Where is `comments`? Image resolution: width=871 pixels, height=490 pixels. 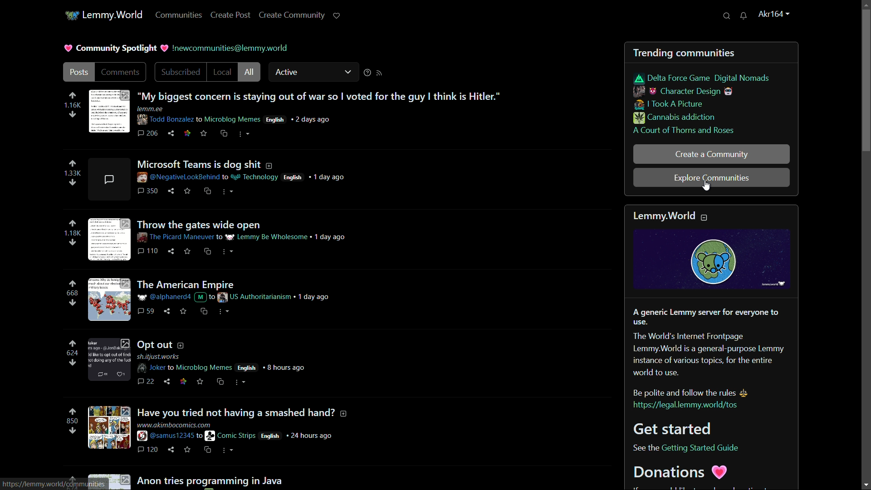
comments is located at coordinates (149, 311).